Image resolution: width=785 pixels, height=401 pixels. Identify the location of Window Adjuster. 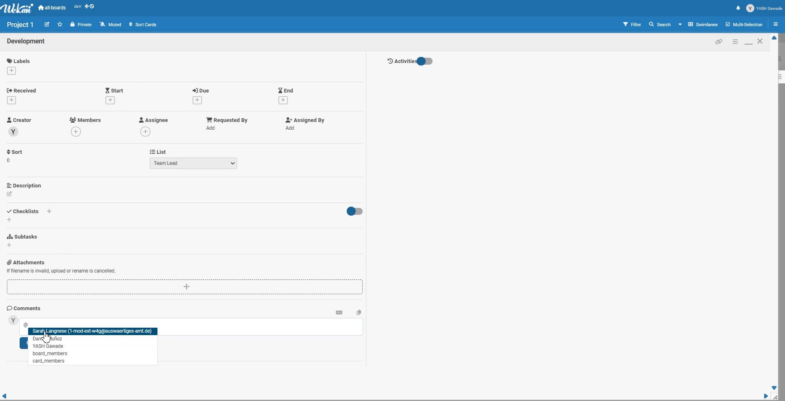
(777, 397).